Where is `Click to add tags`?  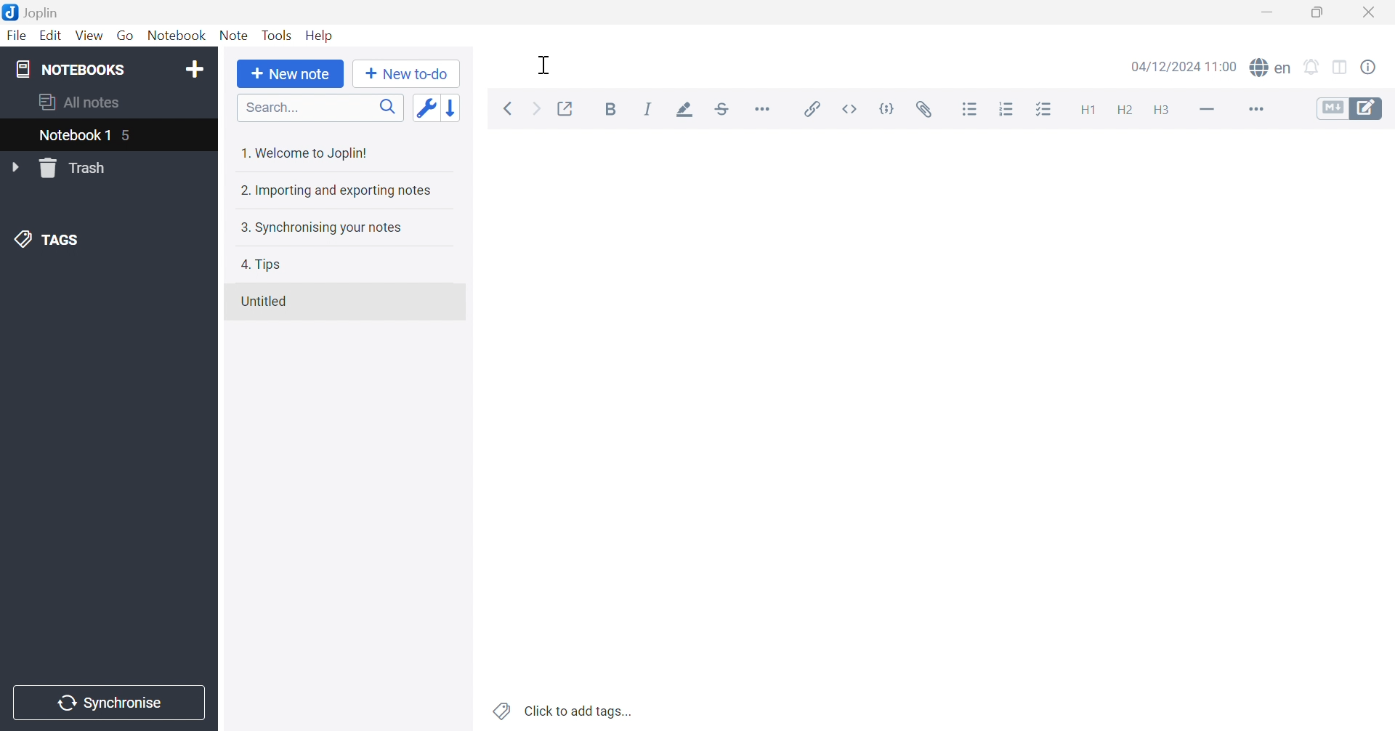 Click to add tags is located at coordinates (560, 711).